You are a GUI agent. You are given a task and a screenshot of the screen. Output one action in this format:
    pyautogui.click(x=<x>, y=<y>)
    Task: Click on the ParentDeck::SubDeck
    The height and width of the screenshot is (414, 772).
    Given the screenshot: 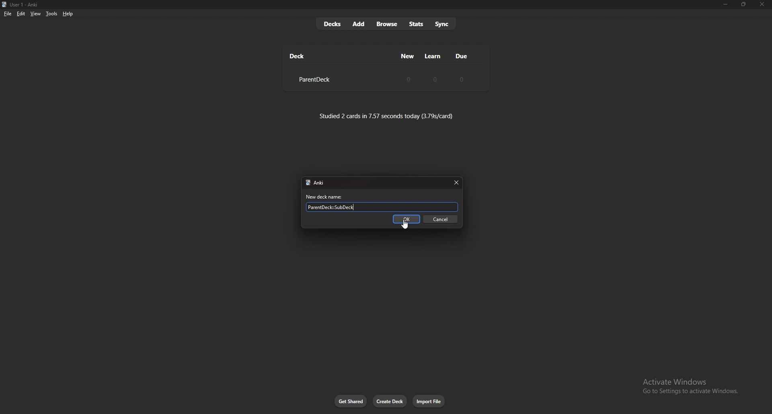 What is the action you would take?
    pyautogui.click(x=383, y=207)
    